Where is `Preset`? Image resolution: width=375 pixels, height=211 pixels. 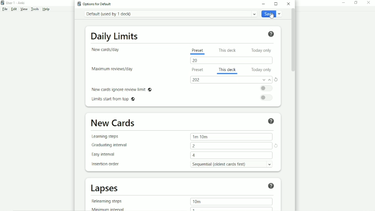
Preset is located at coordinates (197, 70).